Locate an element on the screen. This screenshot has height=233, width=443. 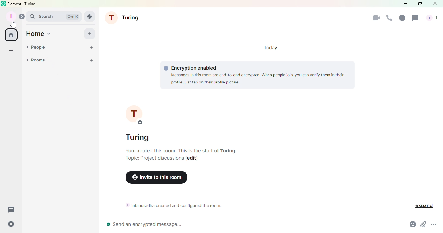
Topic is located at coordinates (155, 158).